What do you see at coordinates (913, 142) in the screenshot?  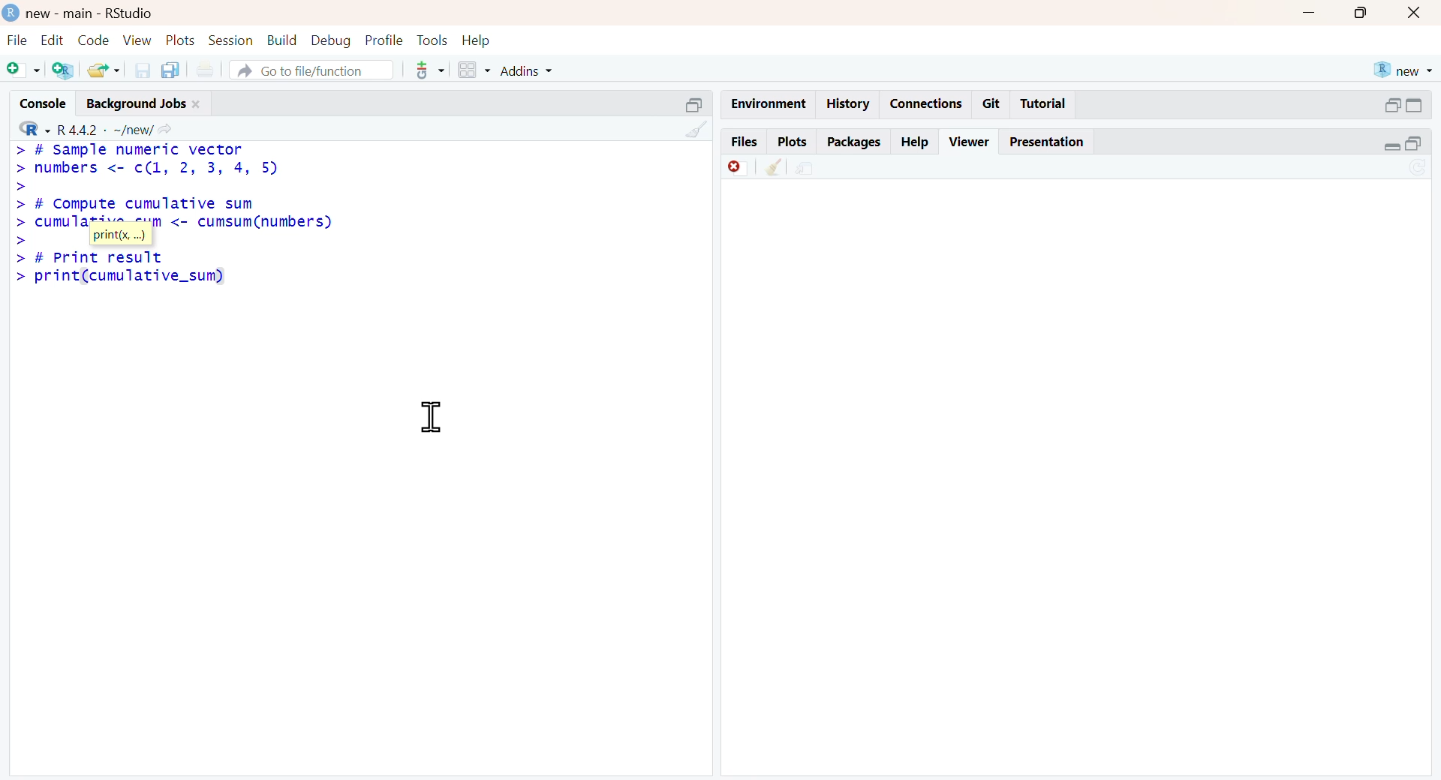 I see `Help` at bounding box center [913, 142].